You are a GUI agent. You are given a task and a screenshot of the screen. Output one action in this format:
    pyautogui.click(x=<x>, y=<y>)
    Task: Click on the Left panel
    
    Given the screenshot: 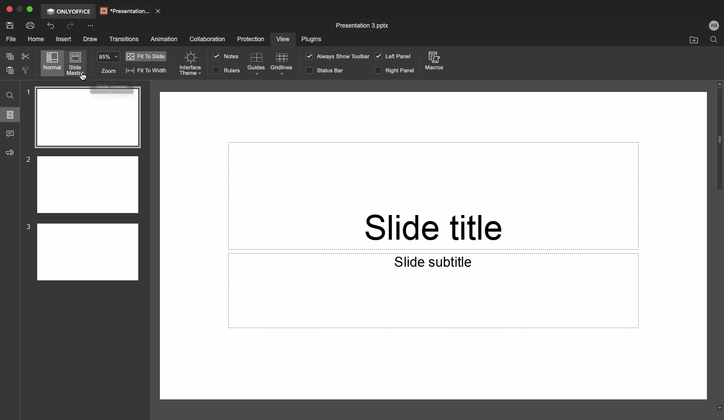 What is the action you would take?
    pyautogui.click(x=391, y=56)
    